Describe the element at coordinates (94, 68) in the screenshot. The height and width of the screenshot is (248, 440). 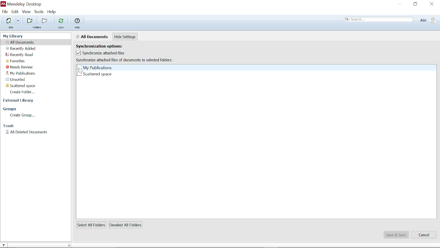
I see `Folder name "My publications"` at that location.